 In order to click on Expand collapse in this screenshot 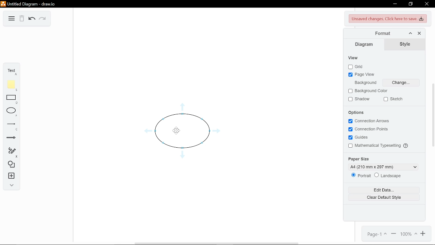, I will do `click(11, 185)`.